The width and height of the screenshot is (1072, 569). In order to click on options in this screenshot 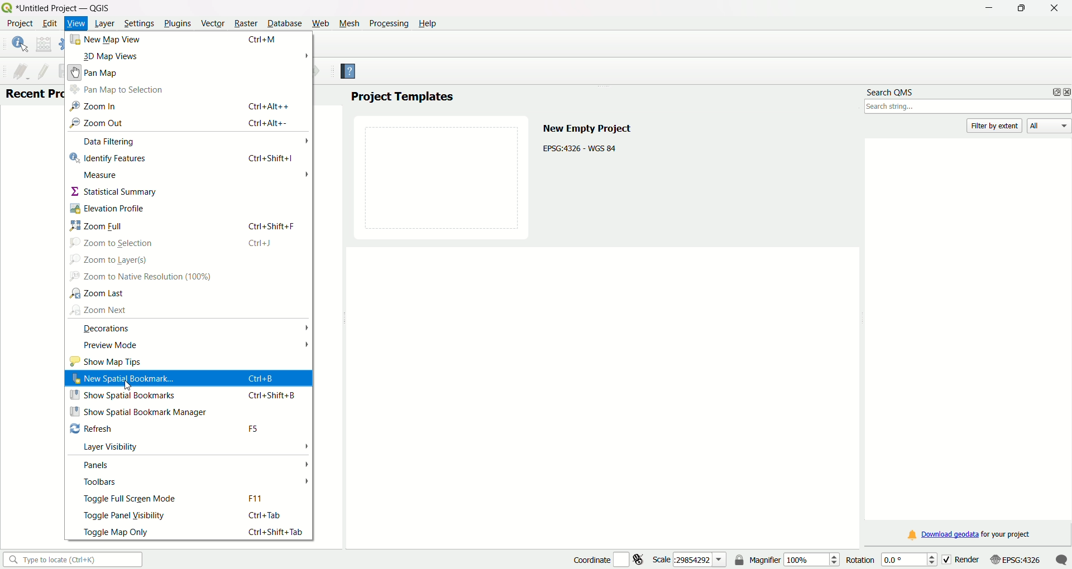, I will do `click(1053, 91)`.